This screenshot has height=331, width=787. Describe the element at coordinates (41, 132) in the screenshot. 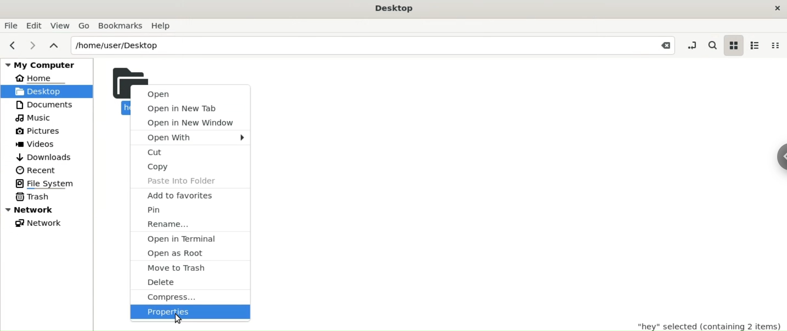

I see `Pictures` at that location.